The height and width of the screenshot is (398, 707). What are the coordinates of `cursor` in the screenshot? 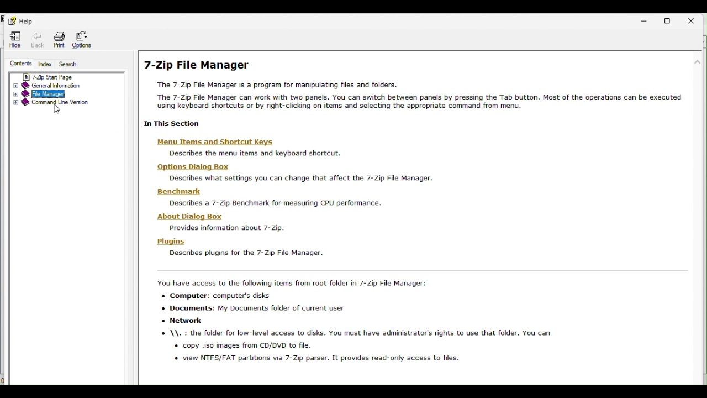 It's located at (59, 109).